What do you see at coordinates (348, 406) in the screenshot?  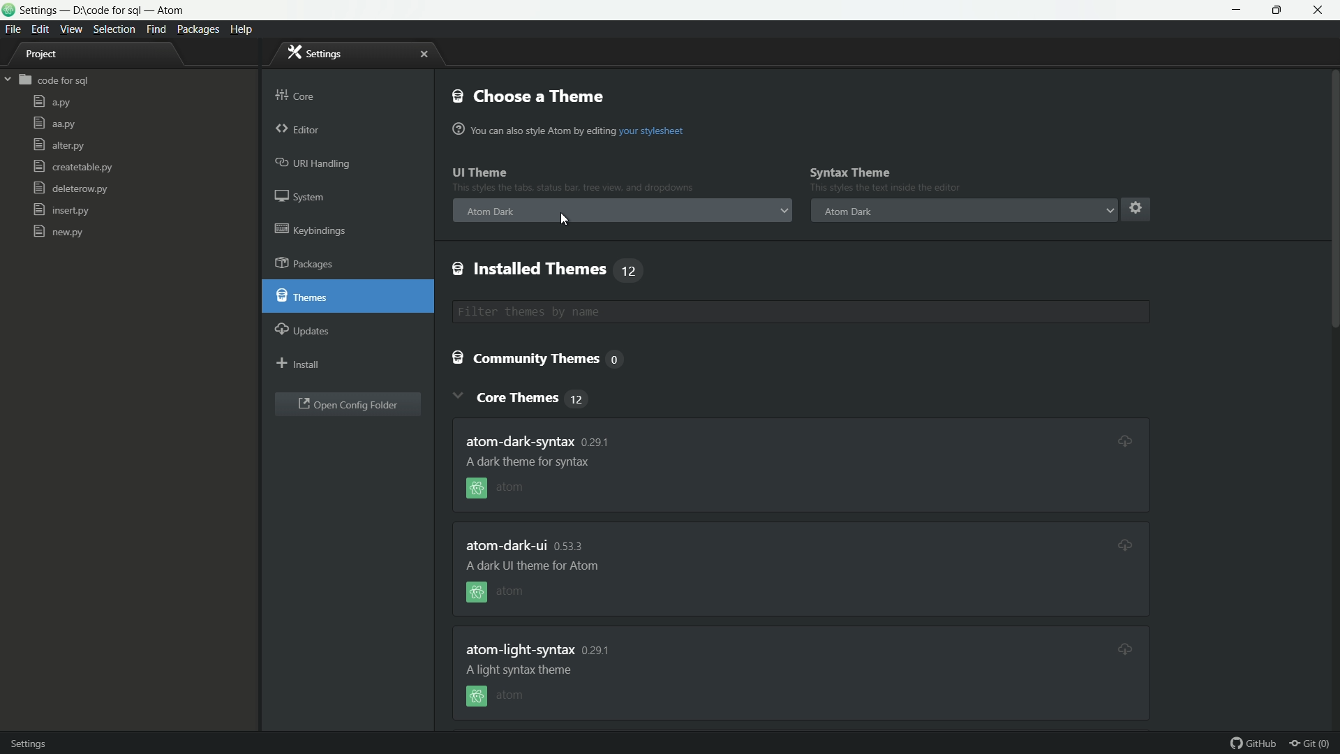 I see `open config folder` at bounding box center [348, 406].